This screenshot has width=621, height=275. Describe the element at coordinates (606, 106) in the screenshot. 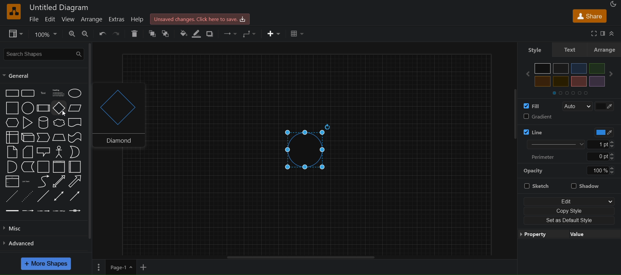

I see `color` at that location.